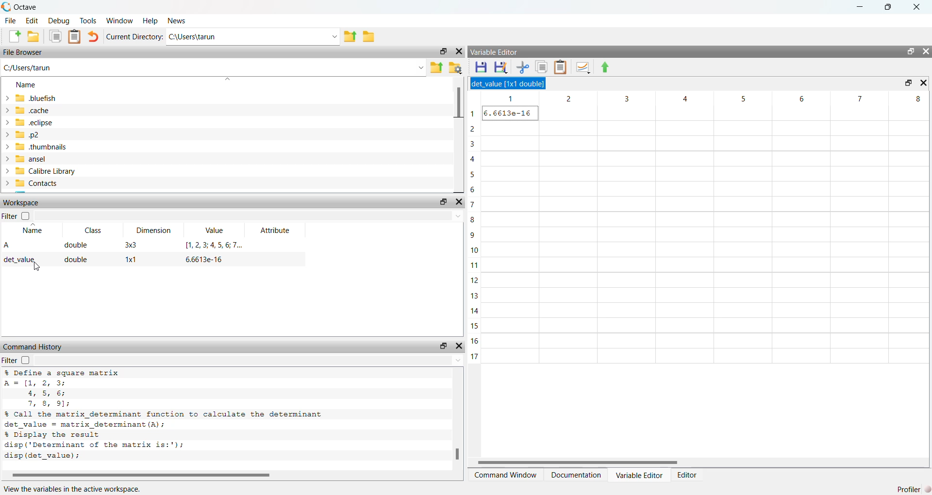 The height and width of the screenshot is (495, 932). I want to click on close, so click(460, 345).